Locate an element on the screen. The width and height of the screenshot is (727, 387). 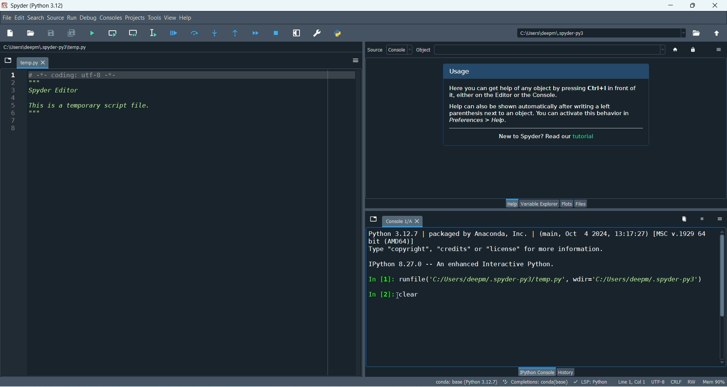
save all files is located at coordinates (72, 33).